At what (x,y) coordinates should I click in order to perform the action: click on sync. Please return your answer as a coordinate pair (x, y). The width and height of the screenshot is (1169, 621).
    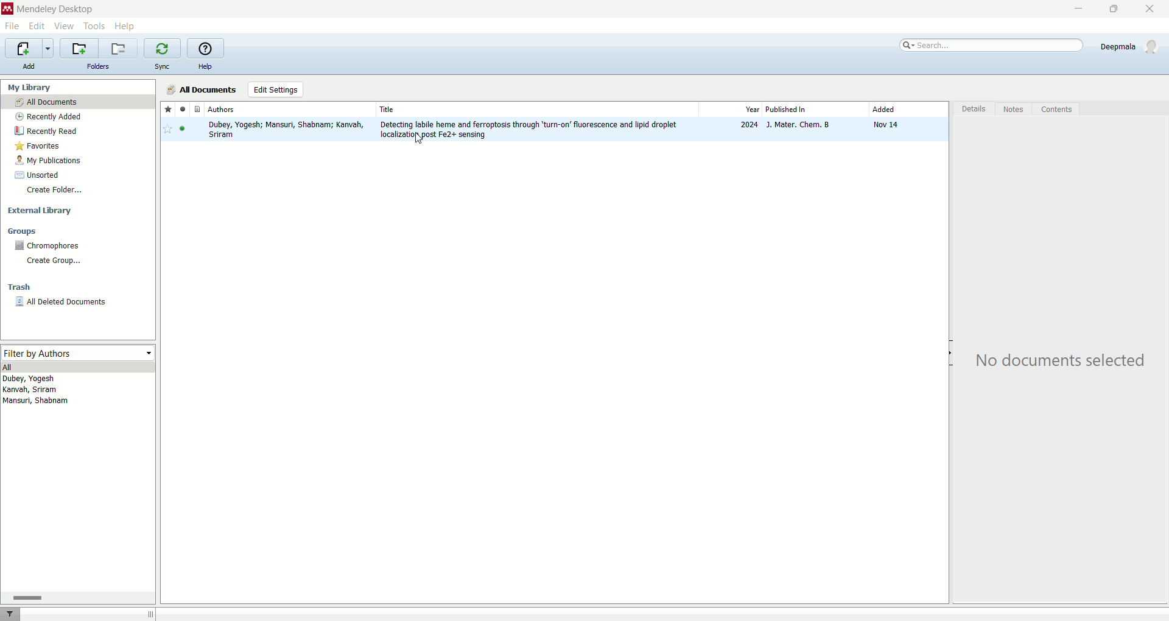
    Looking at the image, I should click on (161, 68).